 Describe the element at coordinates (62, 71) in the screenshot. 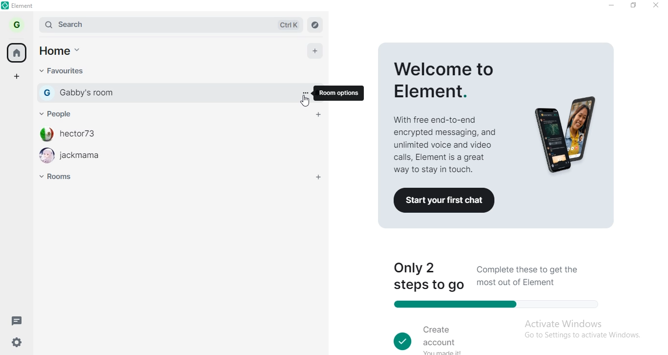

I see `favourites` at that location.